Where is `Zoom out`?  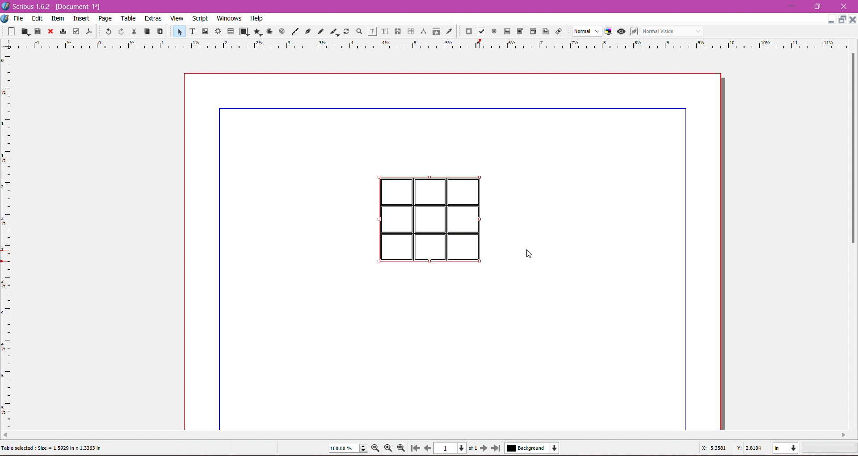 Zoom out is located at coordinates (377, 448).